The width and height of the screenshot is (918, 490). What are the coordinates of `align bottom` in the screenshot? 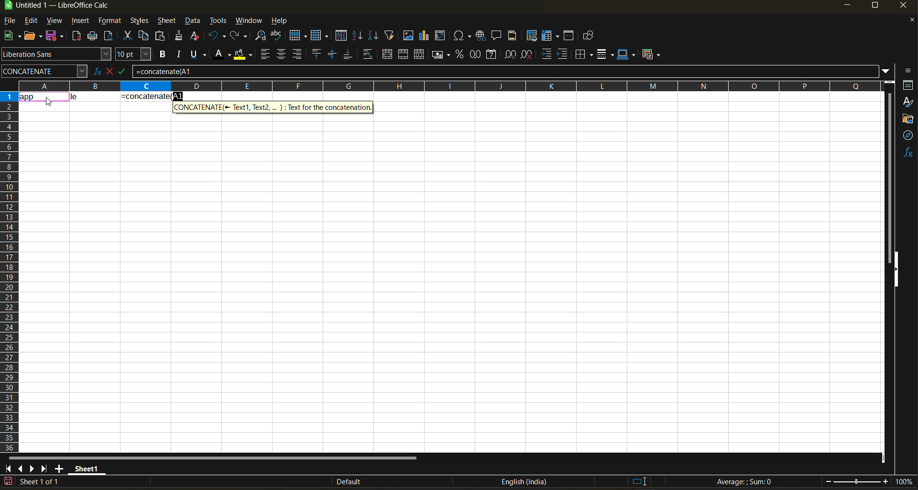 It's located at (349, 54).